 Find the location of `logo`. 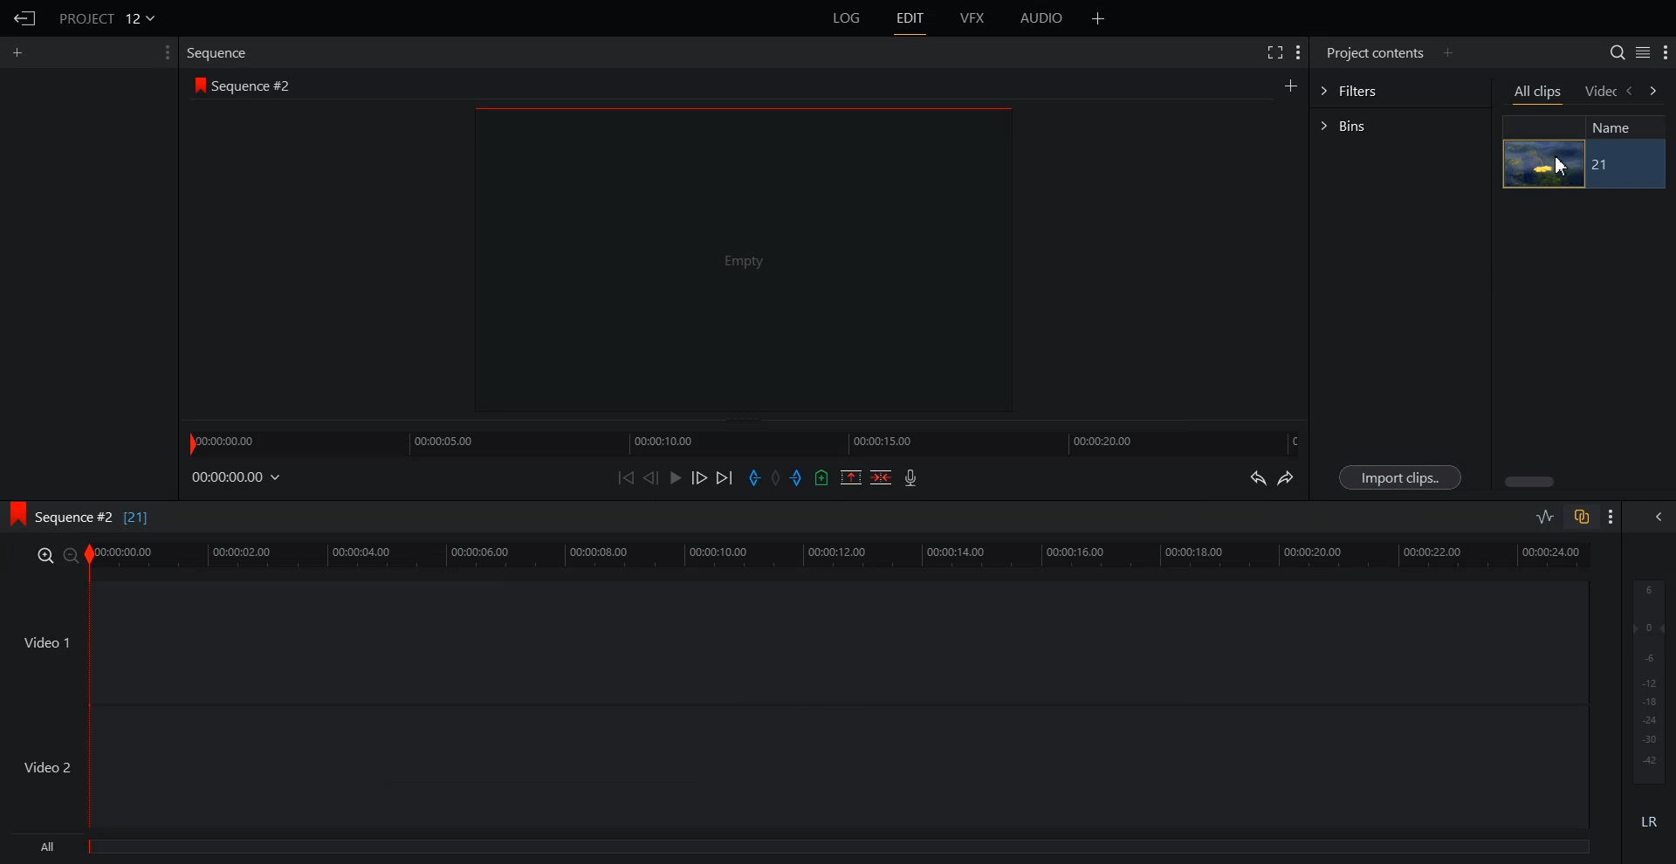

logo is located at coordinates (14, 514).